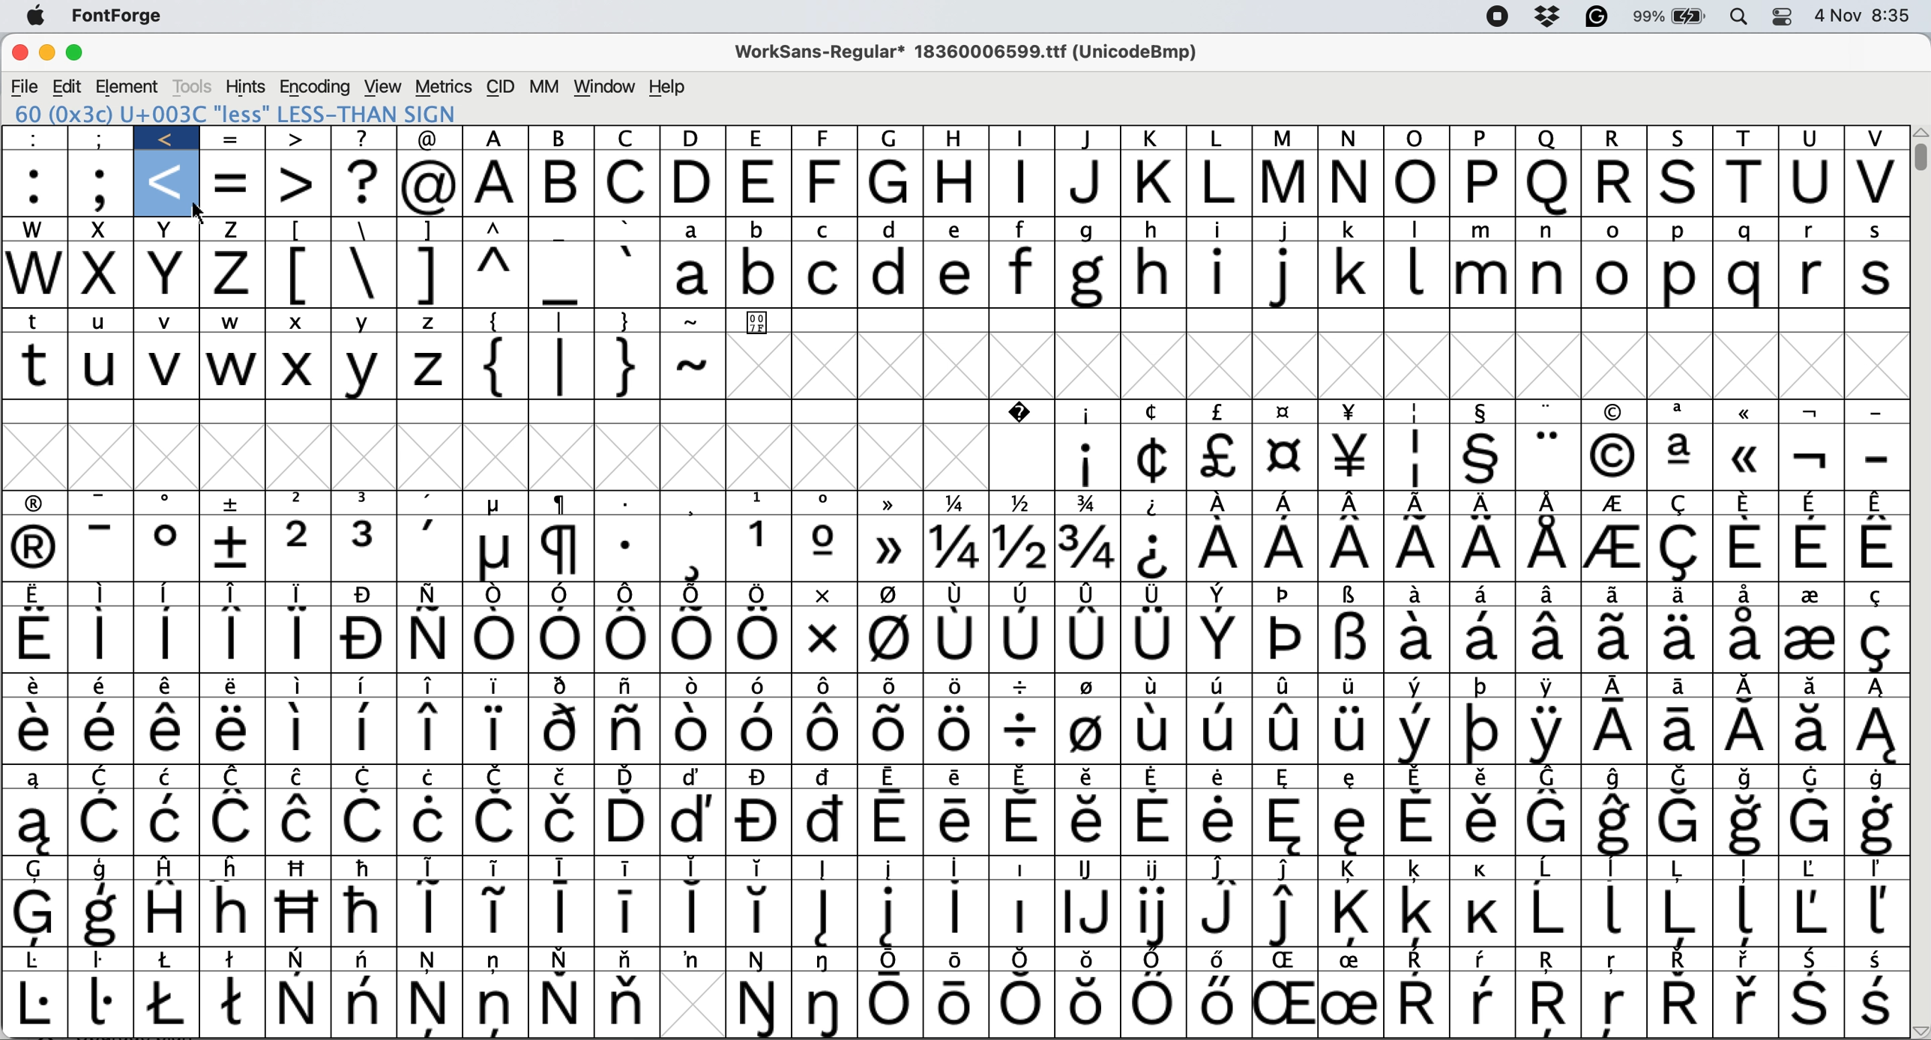 This screenshot has height=1040, width=1931. What do you see at coordinates (501, 88) in the screenshot?
I see `cid` at bounding box center [501, 88].